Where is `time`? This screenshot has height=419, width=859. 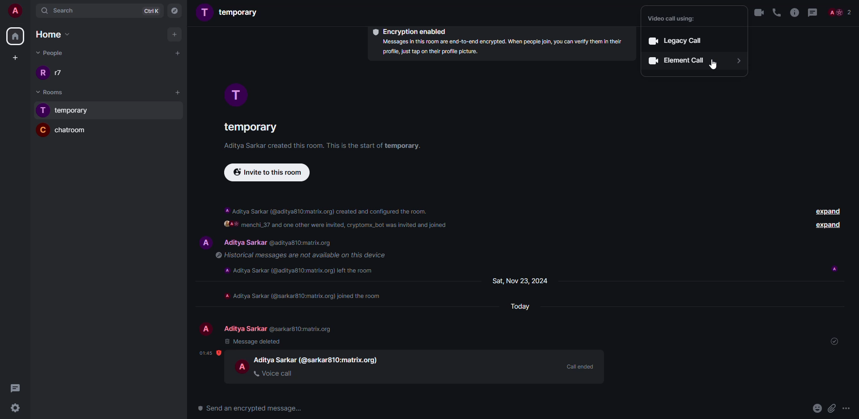 time is located at coordinates (211, 353).